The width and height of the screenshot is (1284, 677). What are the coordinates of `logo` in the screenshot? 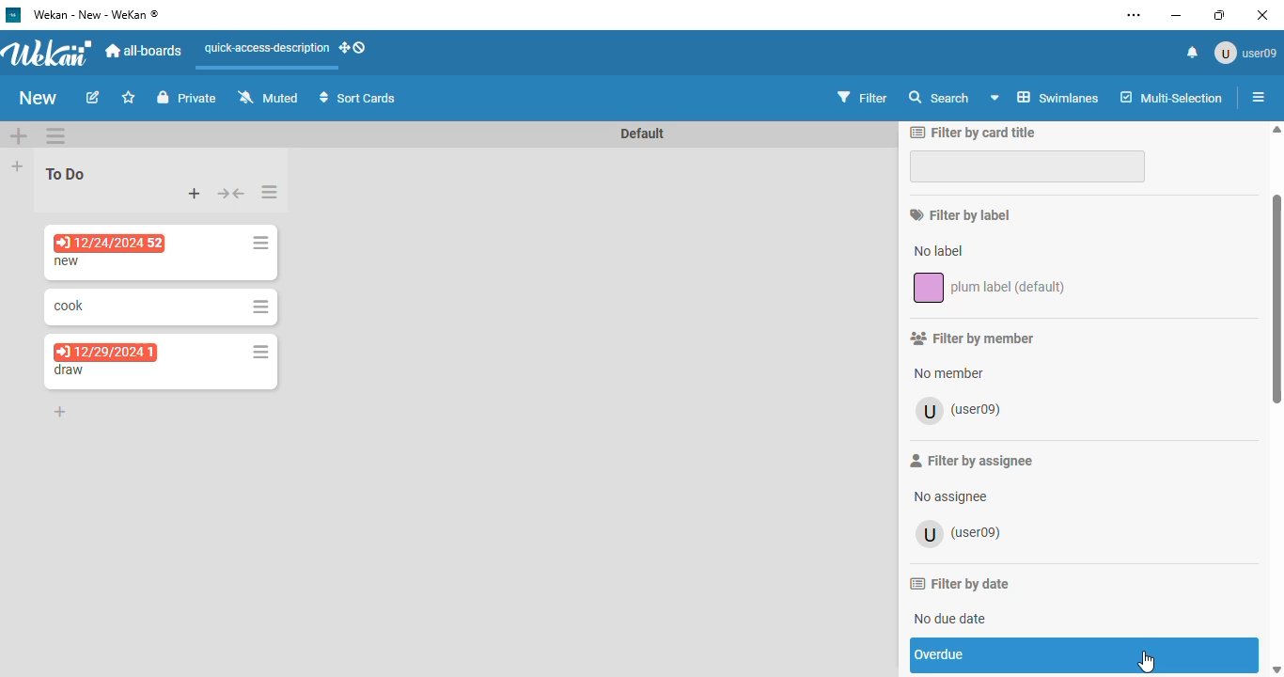 It's located at (14, 15).